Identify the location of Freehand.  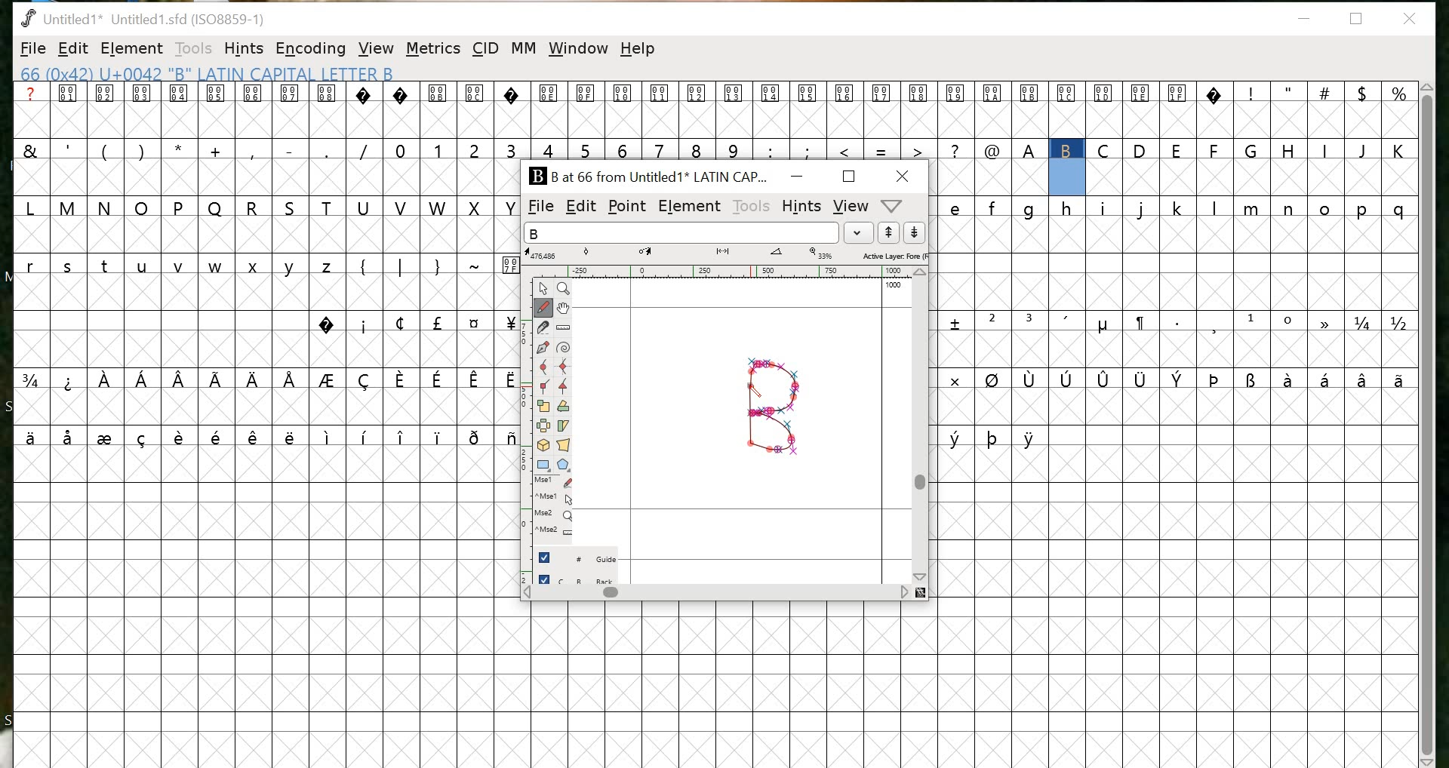
(544, 309).